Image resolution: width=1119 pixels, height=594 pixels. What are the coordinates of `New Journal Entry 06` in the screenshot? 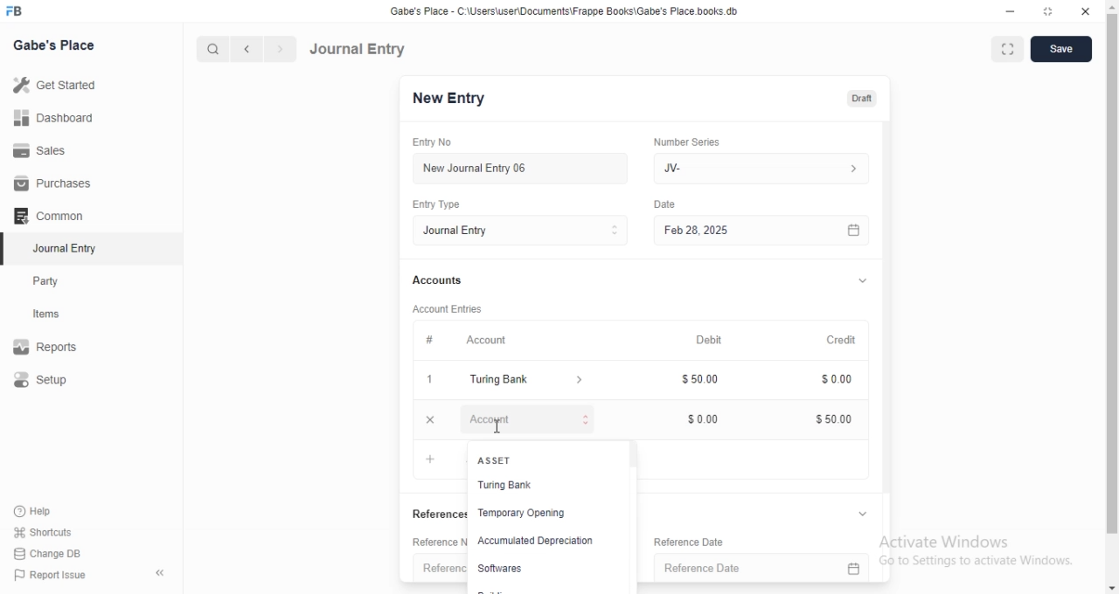 It's located at (522, 167).